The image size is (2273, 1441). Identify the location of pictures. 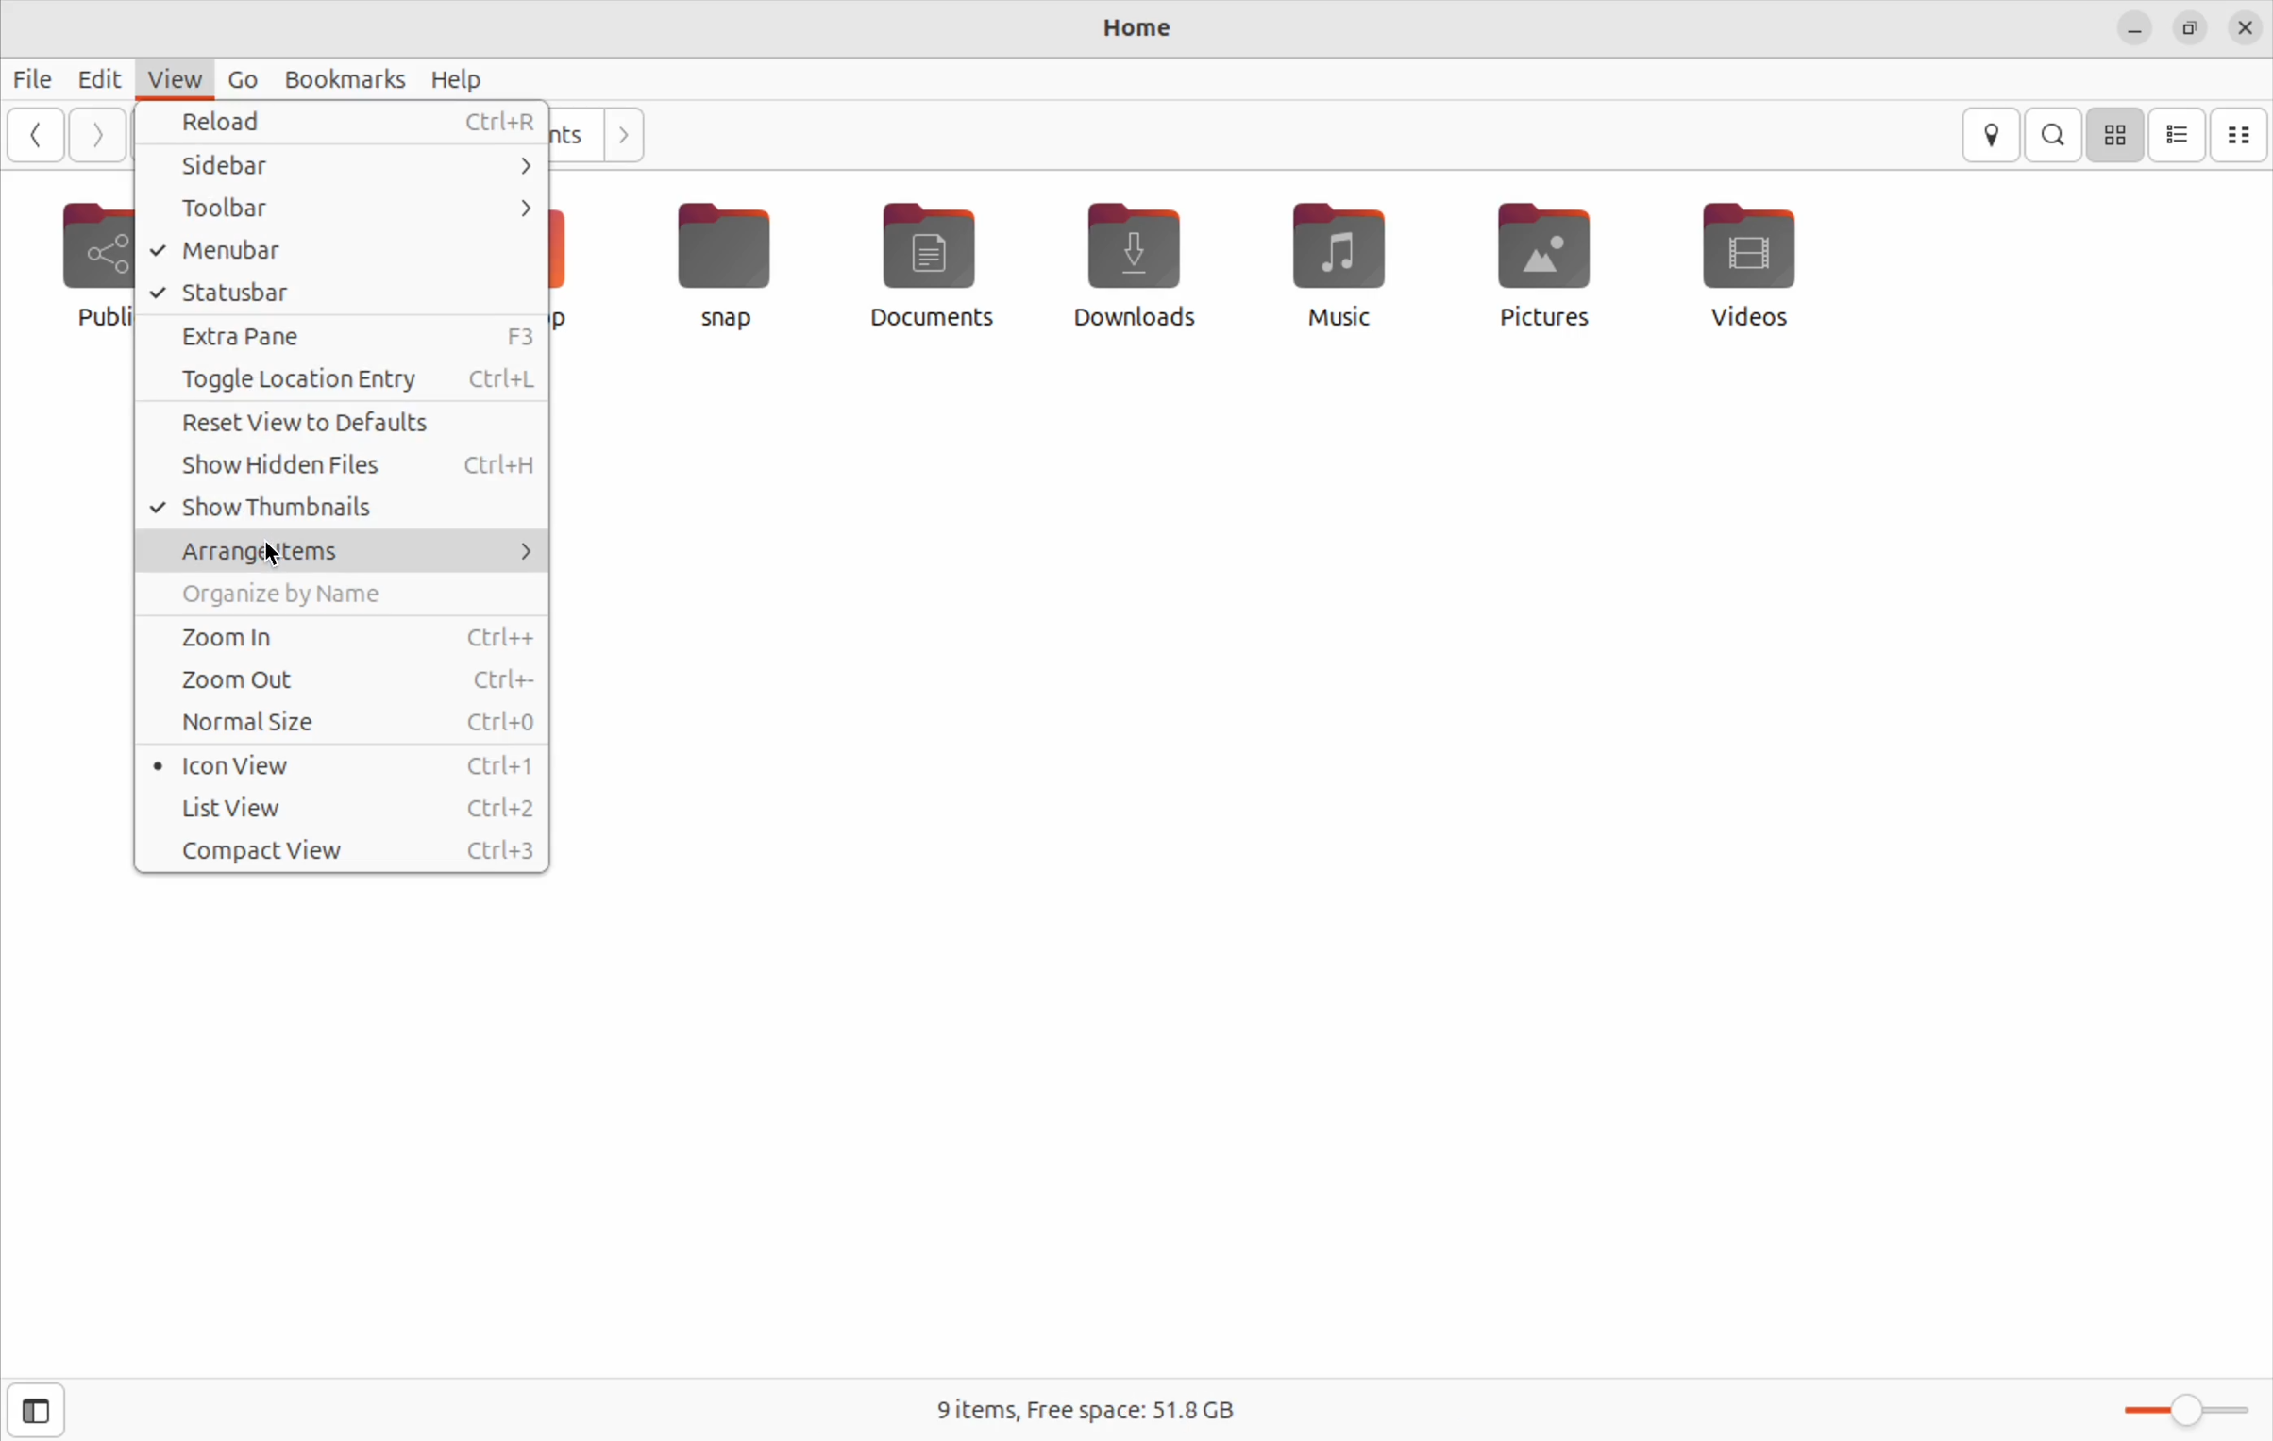
(1541, 268).